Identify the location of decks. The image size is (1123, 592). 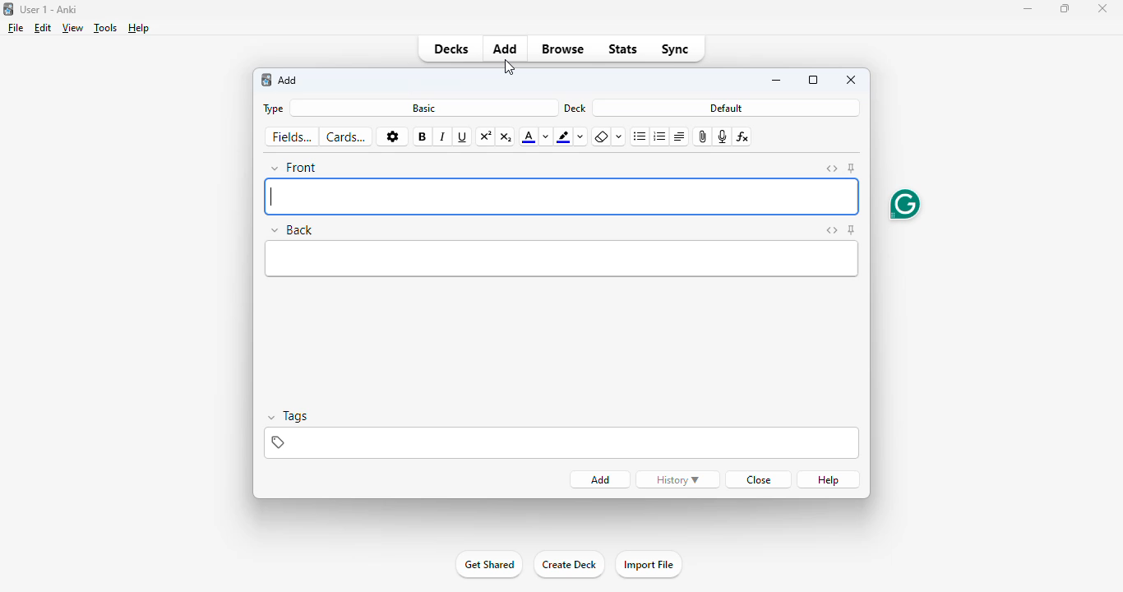
(451, 49).